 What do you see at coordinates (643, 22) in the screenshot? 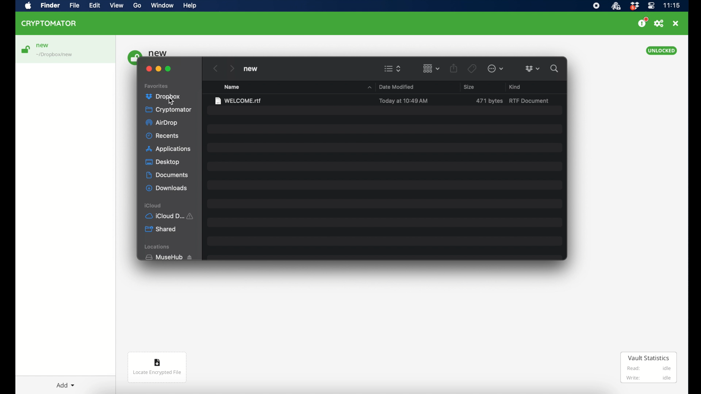
I see `support us` at bounding box center [643, 22].